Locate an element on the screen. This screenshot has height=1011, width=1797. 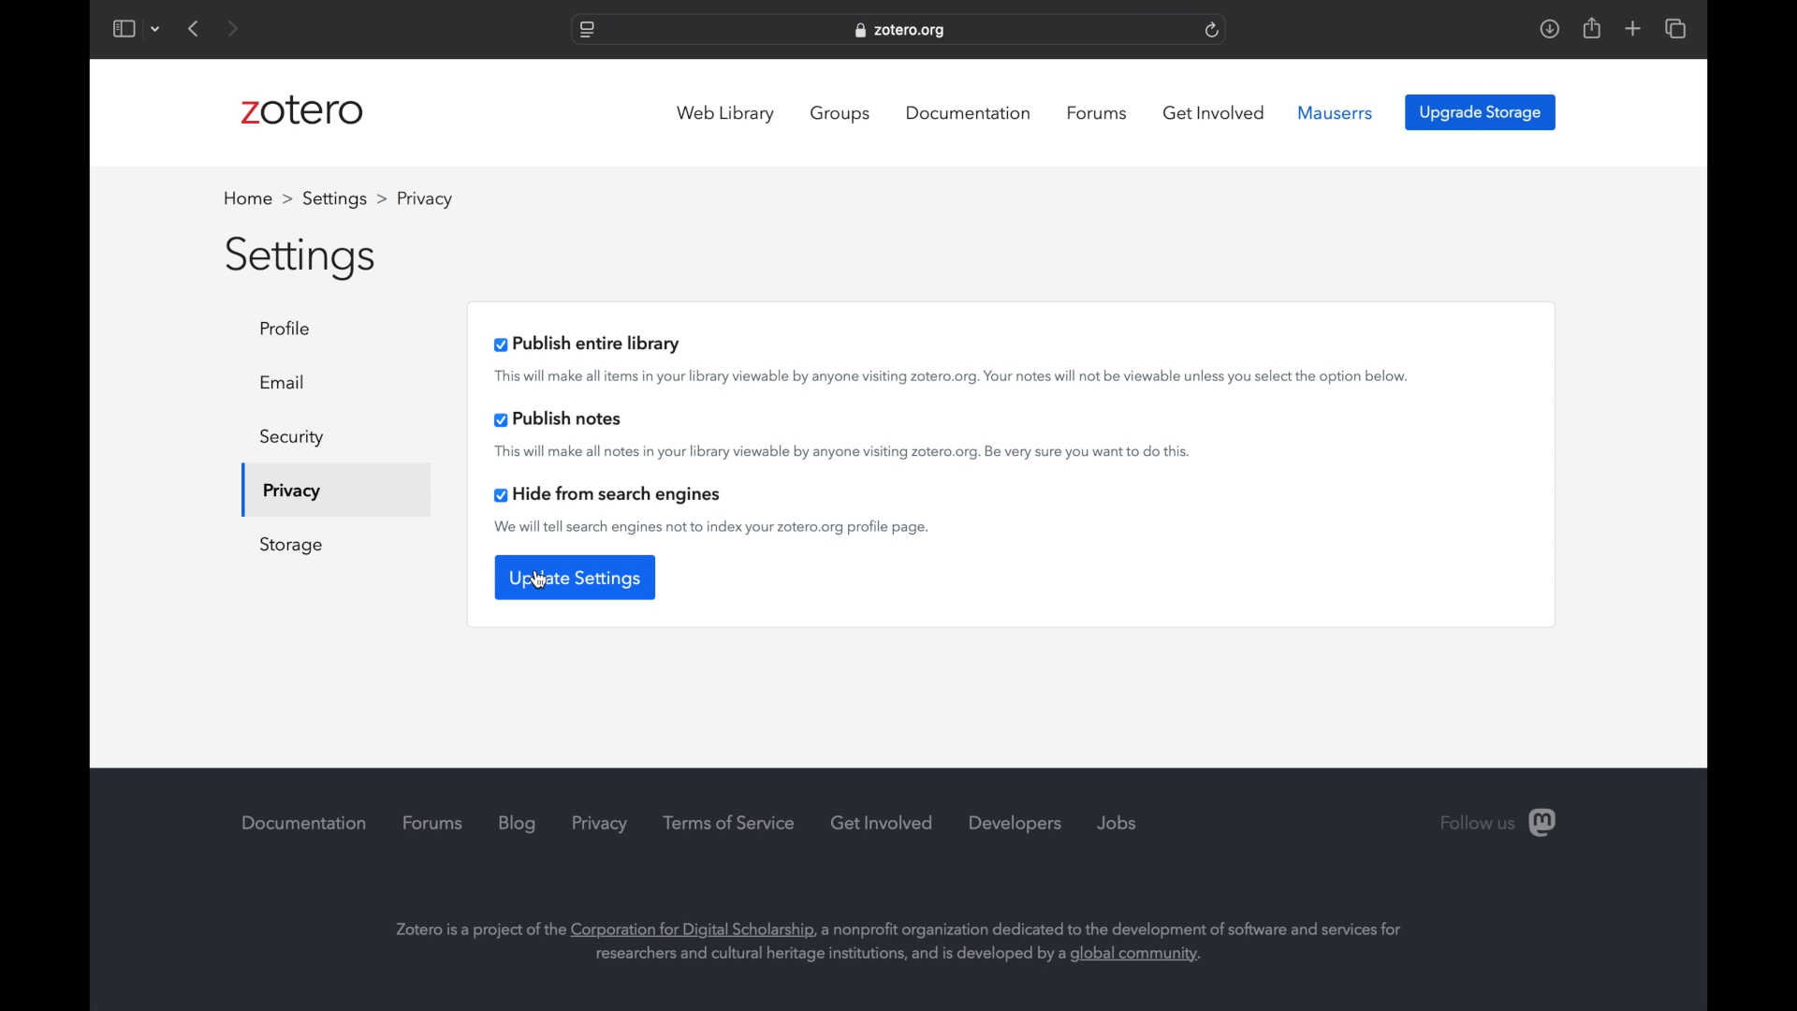
privacy is located at coordinates (290, 492).